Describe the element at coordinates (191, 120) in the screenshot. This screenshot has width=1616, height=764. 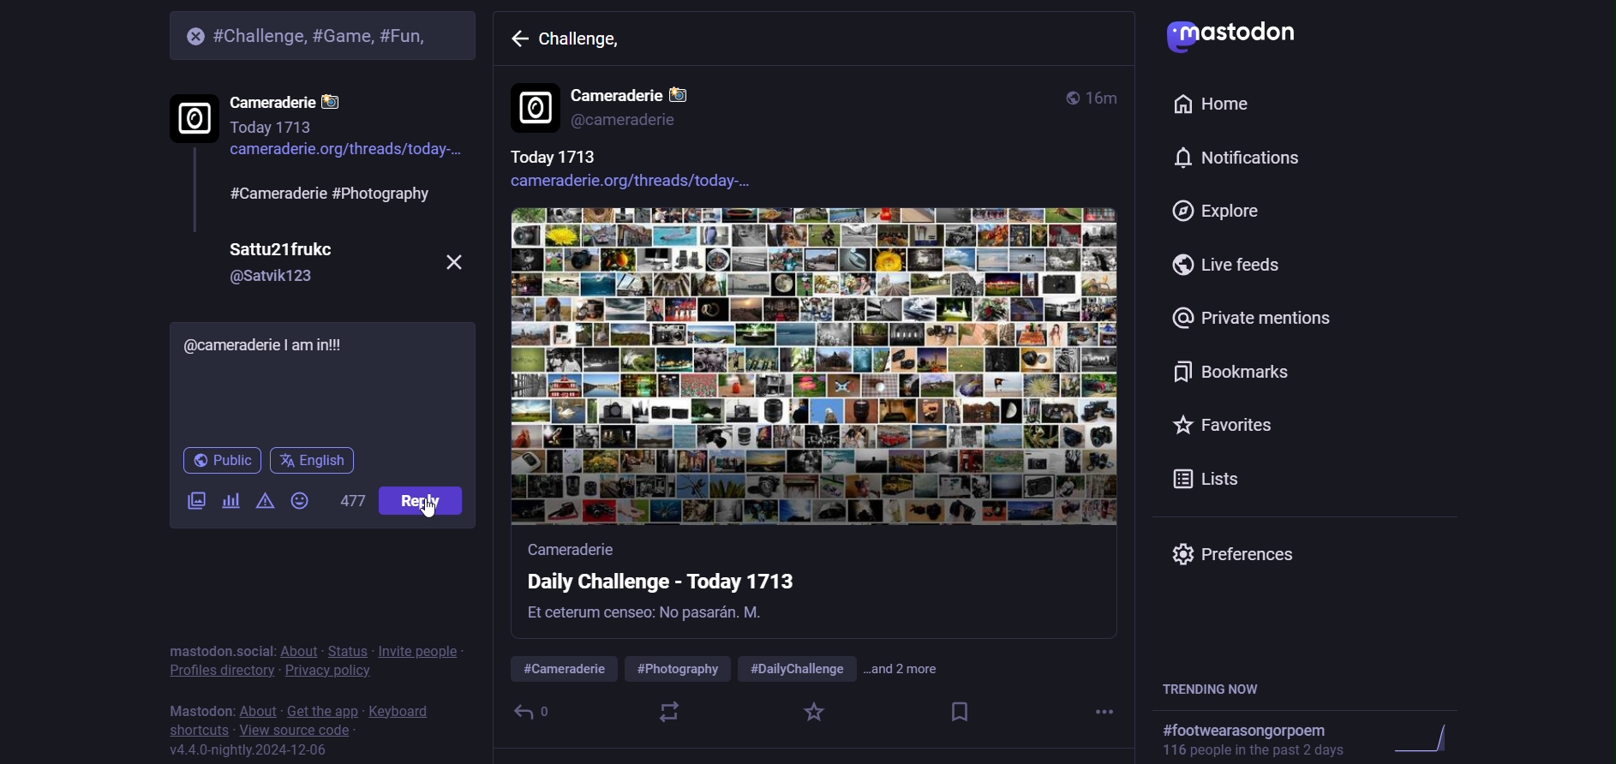
I see `display picture` at that location.